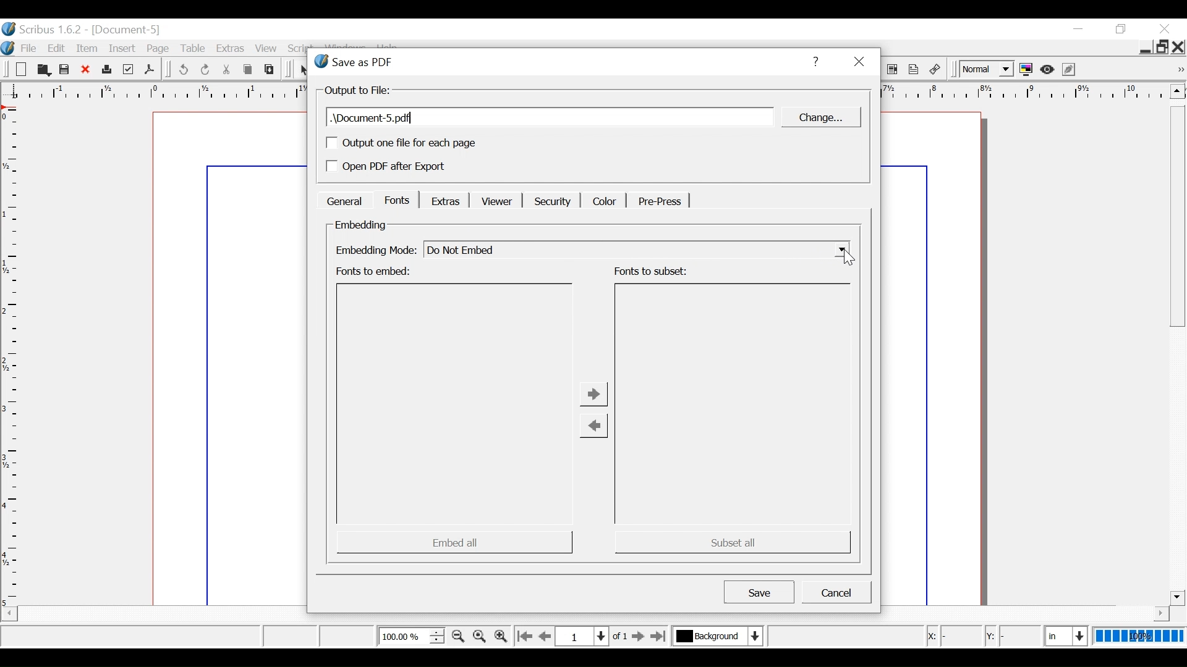 The width and height of the screenshot is (1187, 667). What do you see at coordinates (985, 70) in the screenshot?
I see `Select the image preview quality` at bounding box center [985, 70].